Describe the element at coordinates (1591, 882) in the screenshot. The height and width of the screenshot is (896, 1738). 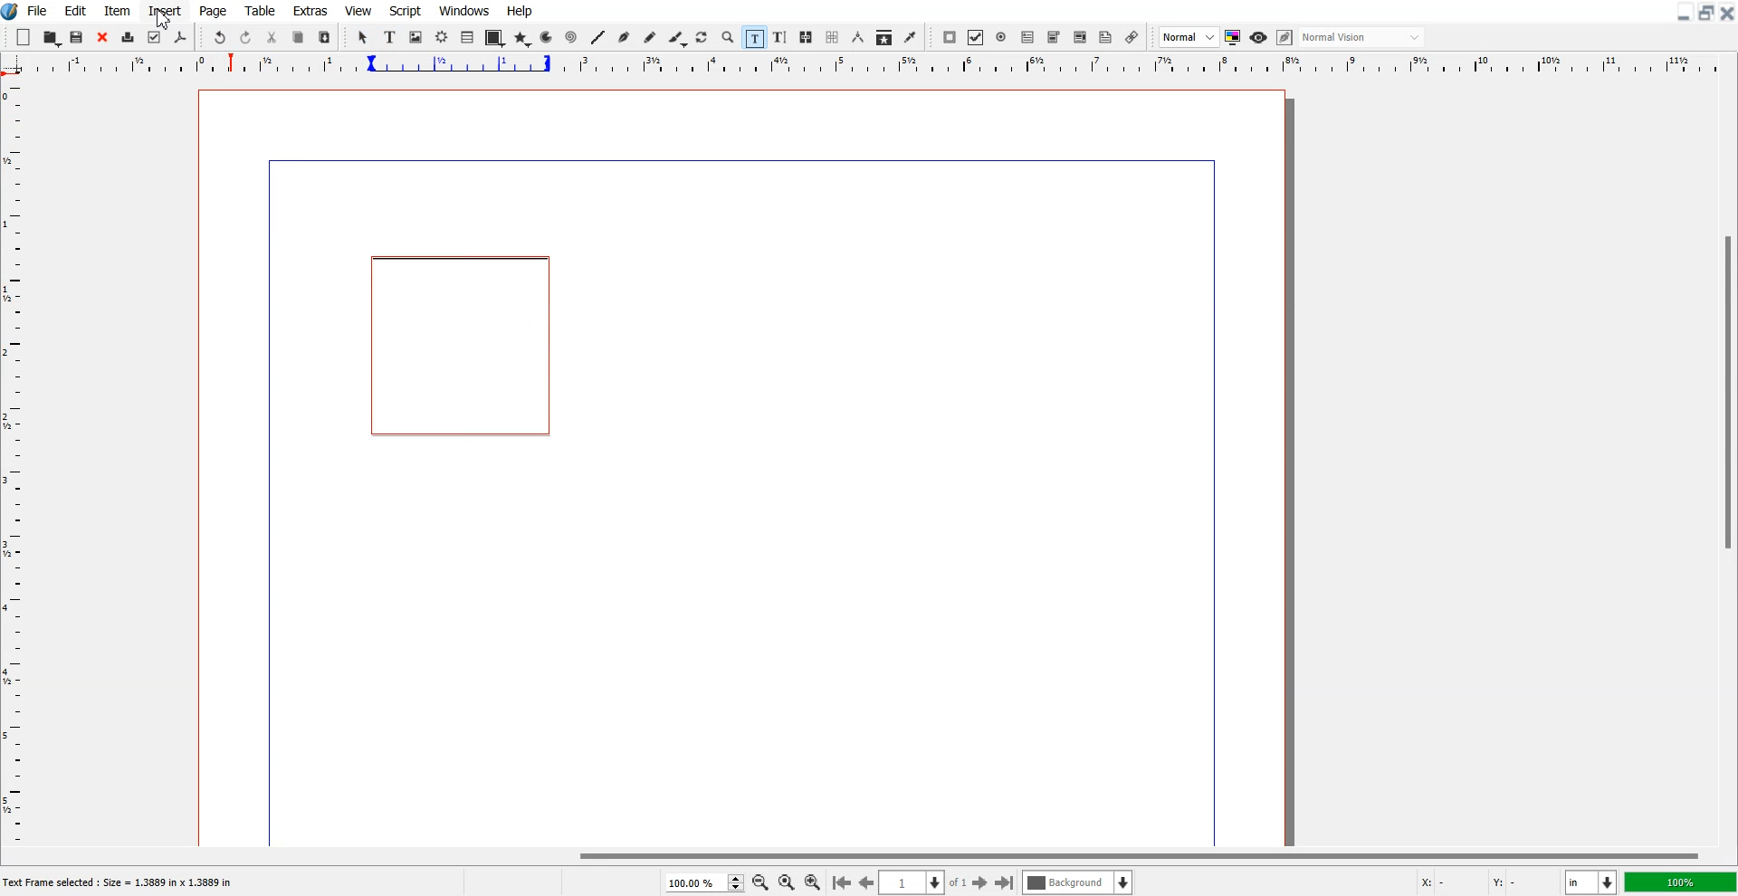
I see `Measurement in Inches` at that location.